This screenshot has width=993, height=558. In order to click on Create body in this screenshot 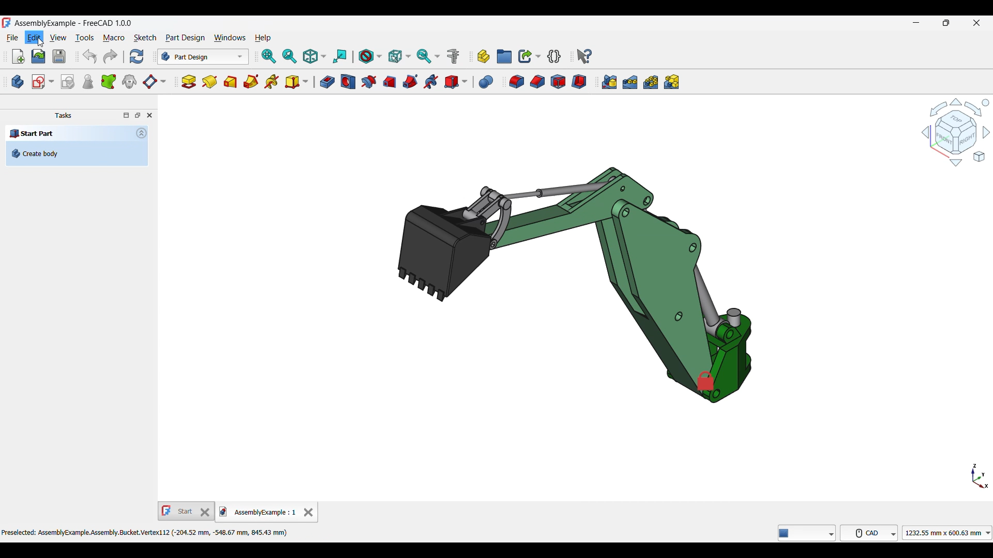, I will do `click(77, 153)`.